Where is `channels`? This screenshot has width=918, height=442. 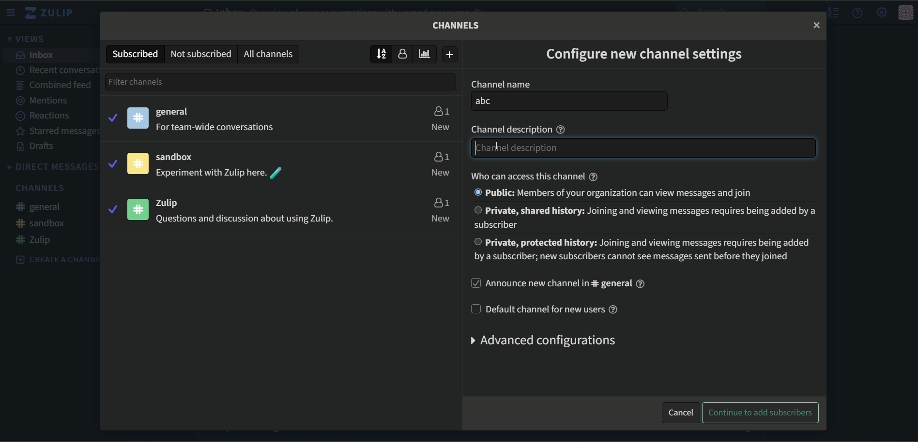 channels is located at coordinates (457, 25).